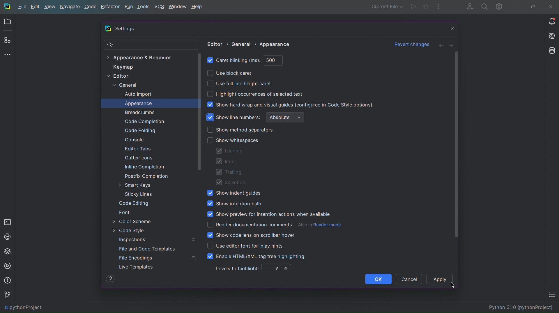 Image resolution: width=559 pixels, height=313 pixels. I want to click on Services, so click(8, 266).